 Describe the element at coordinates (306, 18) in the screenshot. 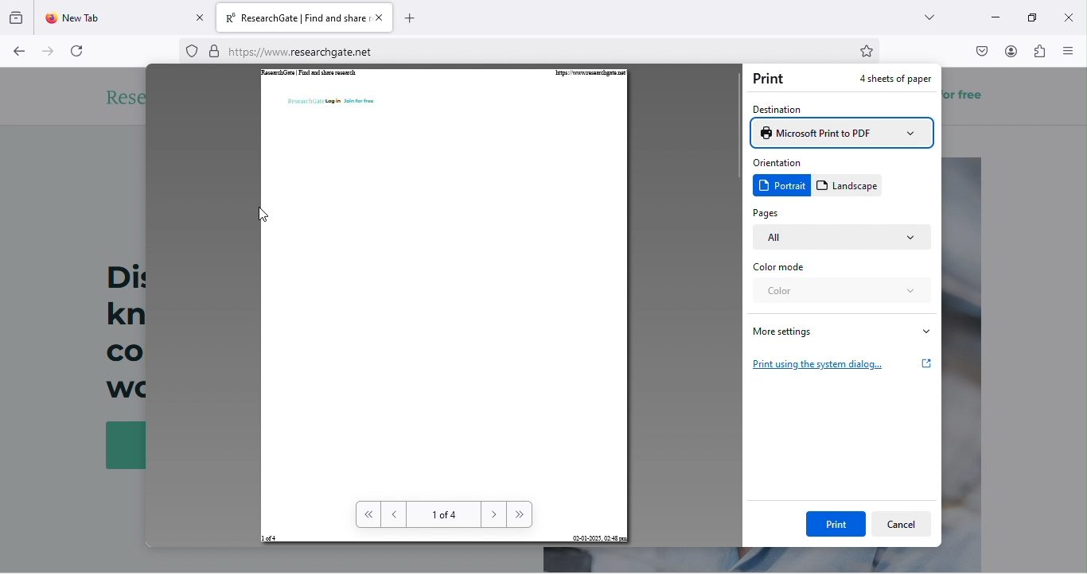

I see `title` at that location.